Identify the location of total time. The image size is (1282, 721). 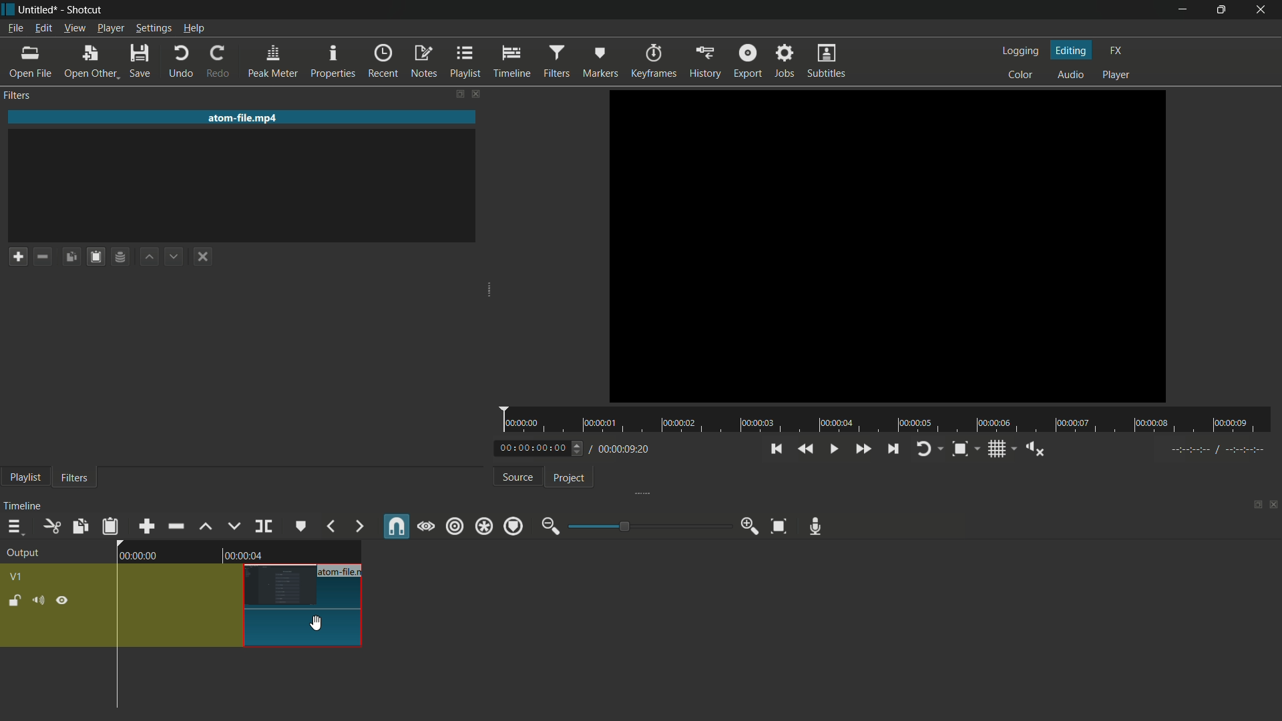
(626, 451).